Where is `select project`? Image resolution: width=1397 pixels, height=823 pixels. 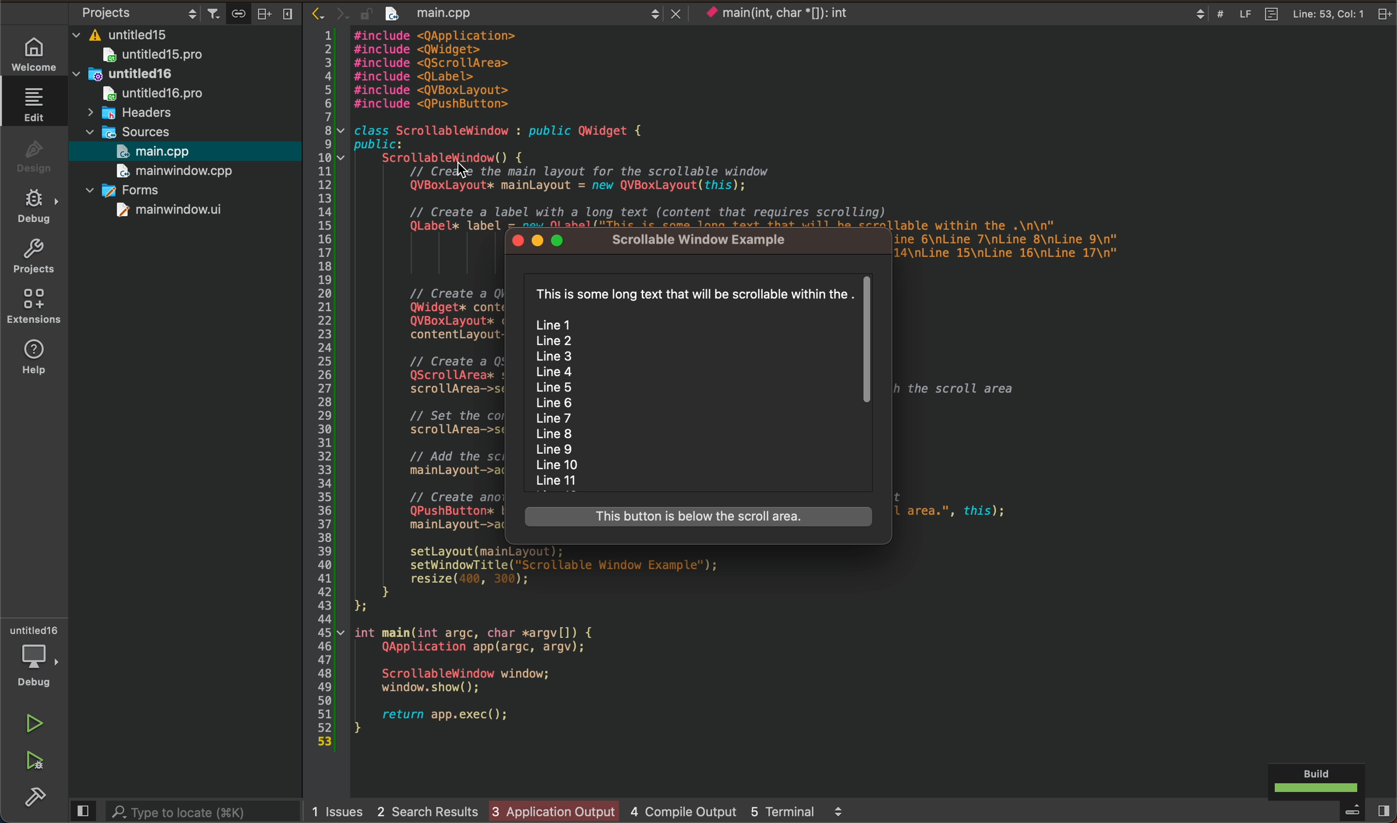 select project is located at coordinates (135, 14).